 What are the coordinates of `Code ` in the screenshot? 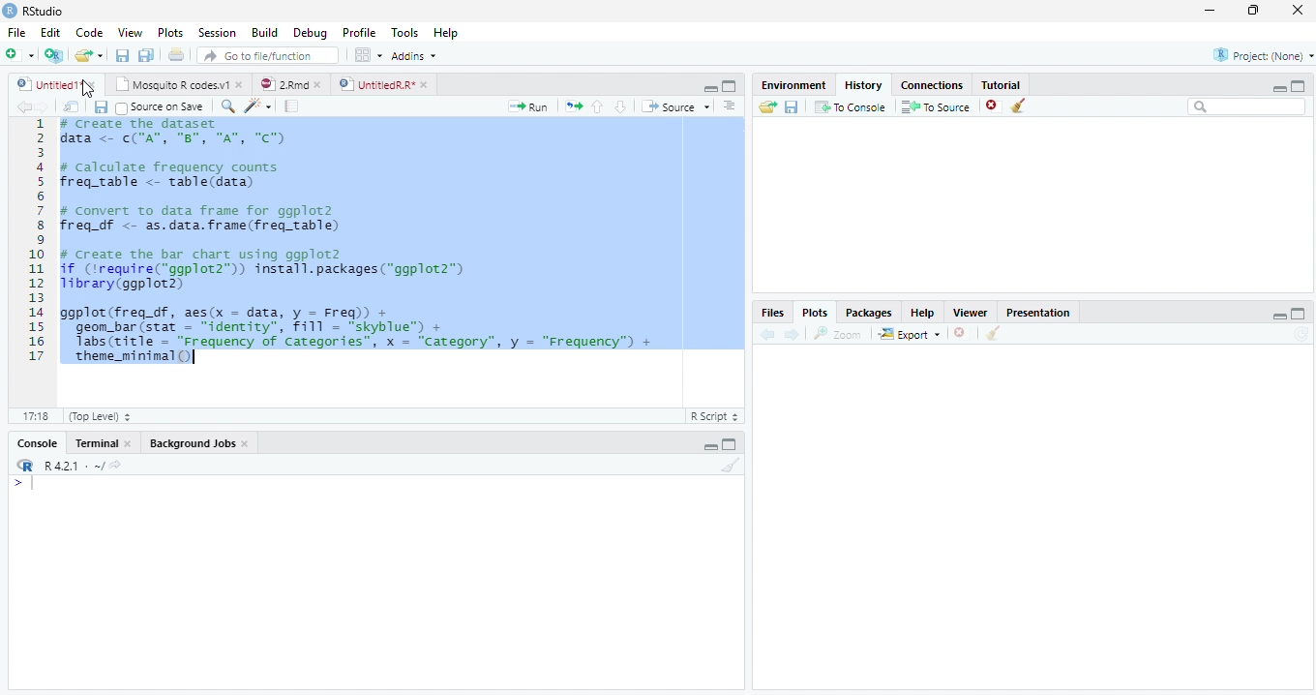 It's located at (260, 106).